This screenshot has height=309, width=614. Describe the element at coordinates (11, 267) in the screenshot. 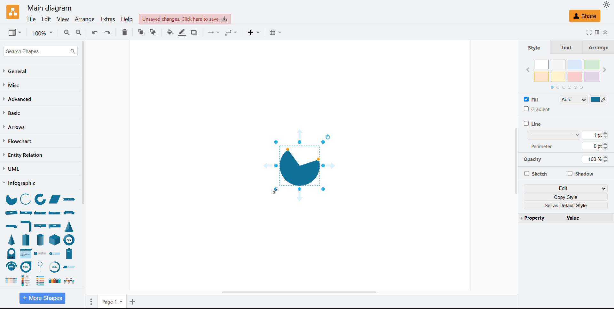

I see `bending arch` at that location.